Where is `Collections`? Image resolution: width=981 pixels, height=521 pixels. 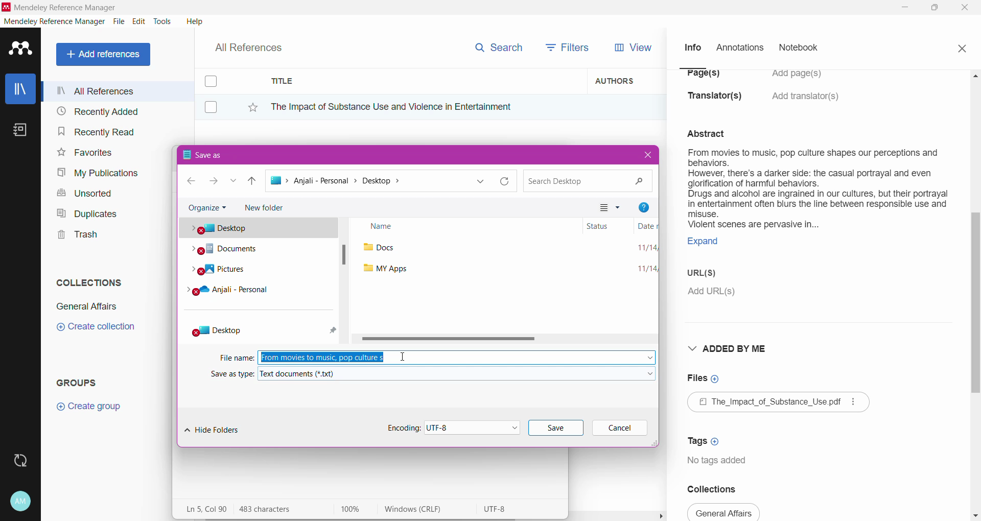 Collections is located at coordinates (86, 280).